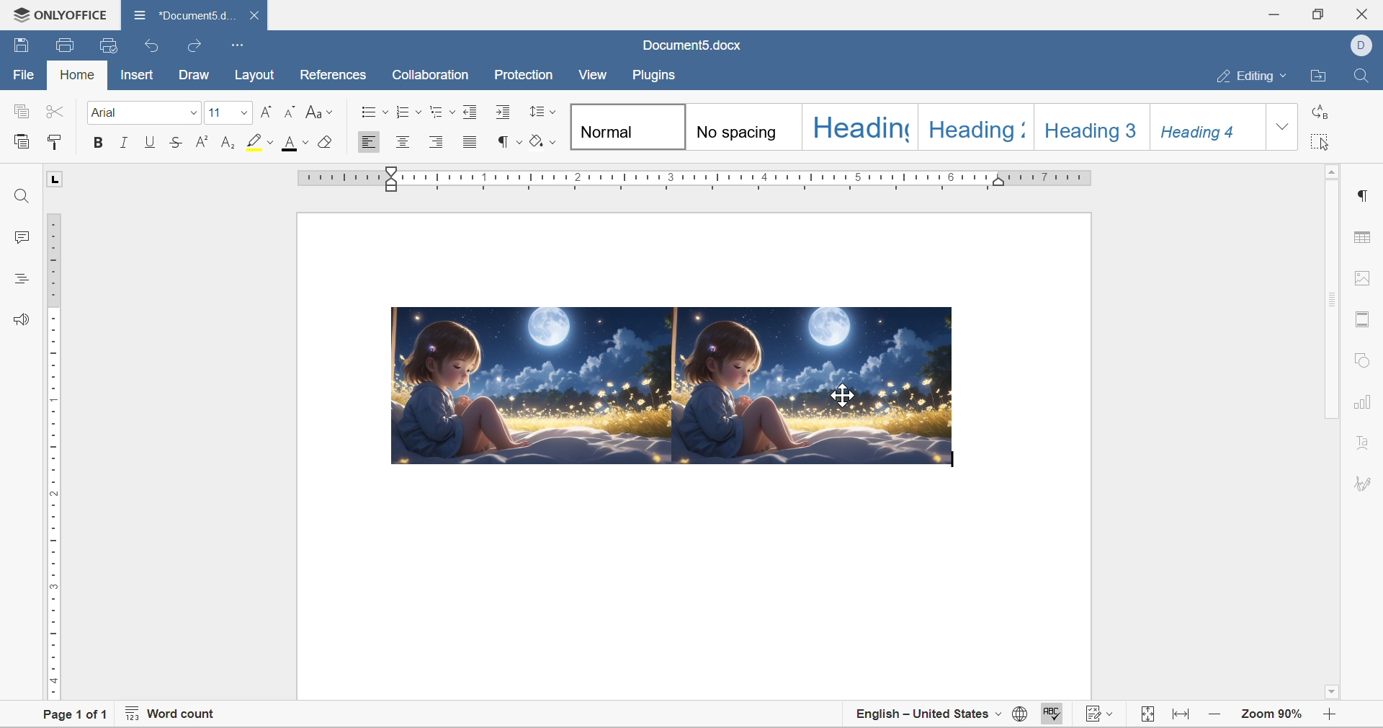  Describe the element at coordinates (1321, 75) in the screenshot. I see `open file location` at that location.